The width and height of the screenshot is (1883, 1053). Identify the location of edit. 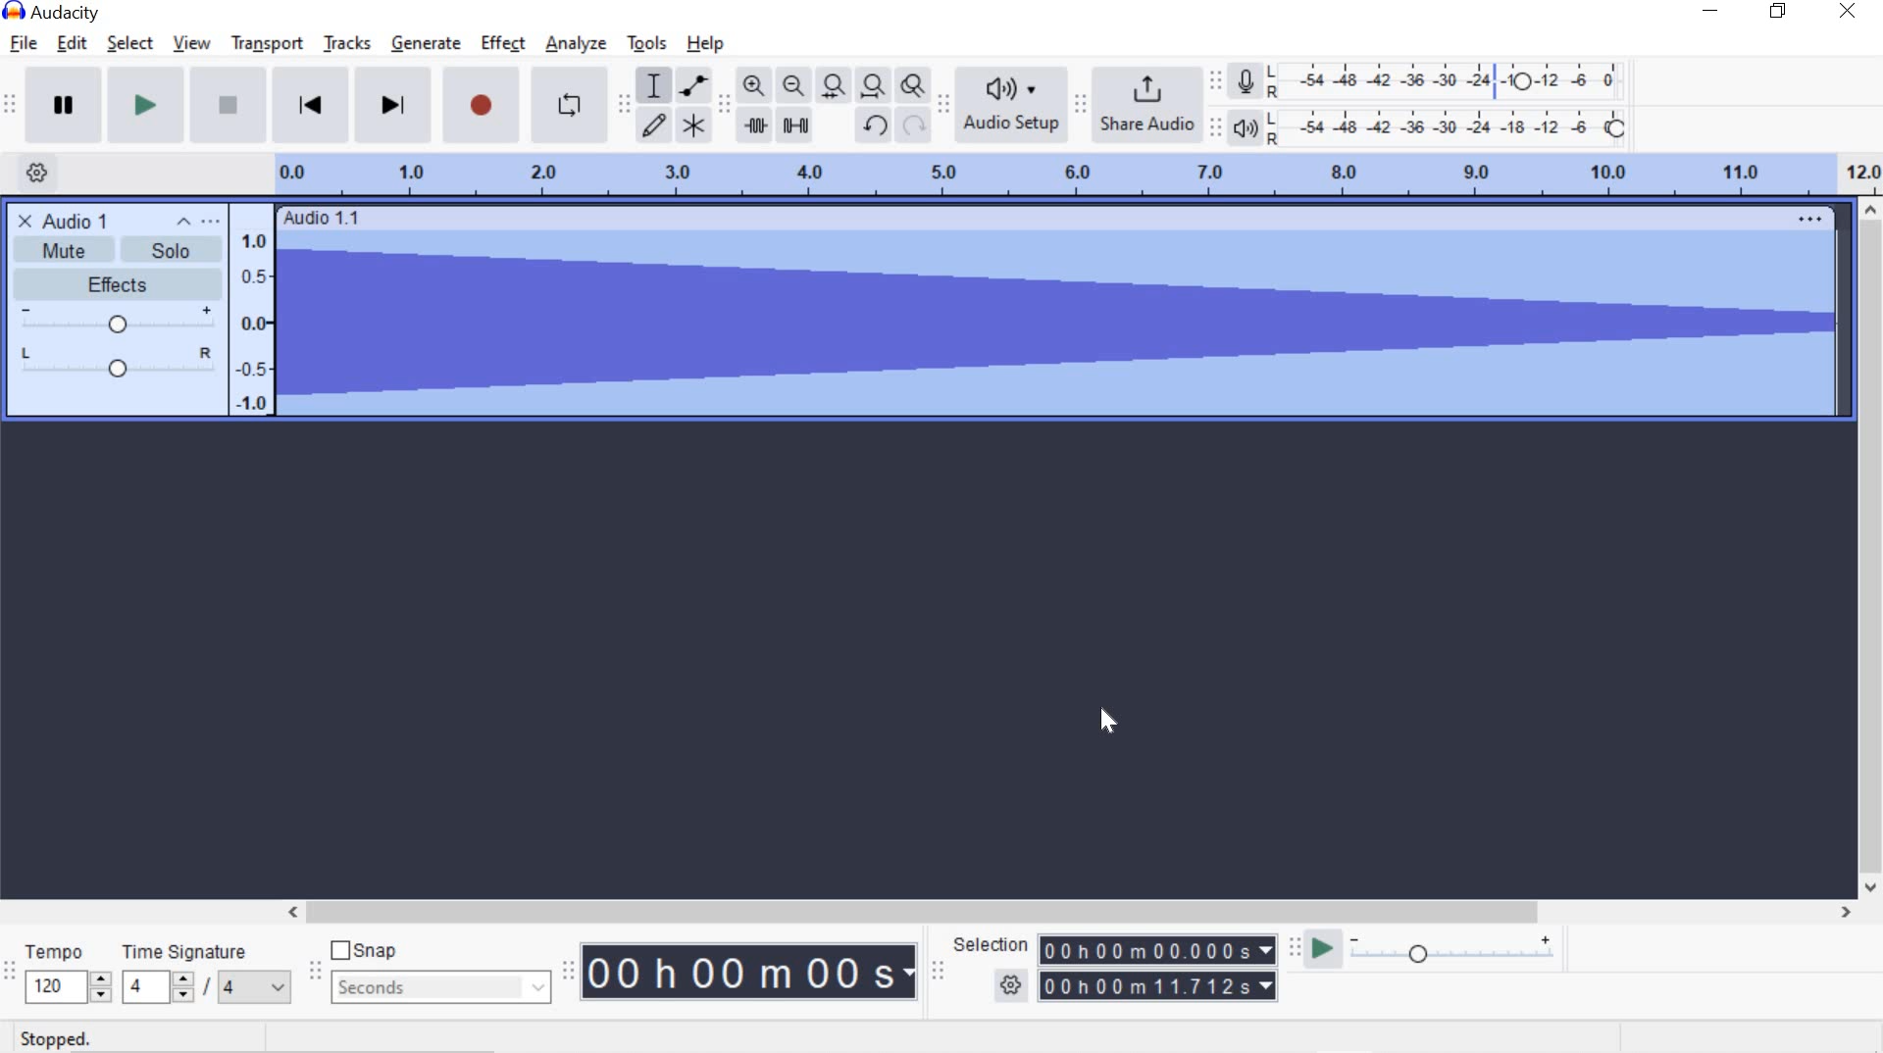
(72, 43).